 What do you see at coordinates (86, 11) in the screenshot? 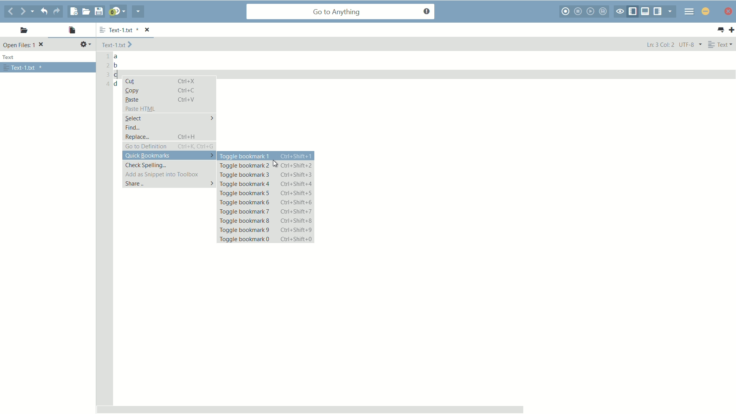
I see `open file` at bounding box center [86, 11].